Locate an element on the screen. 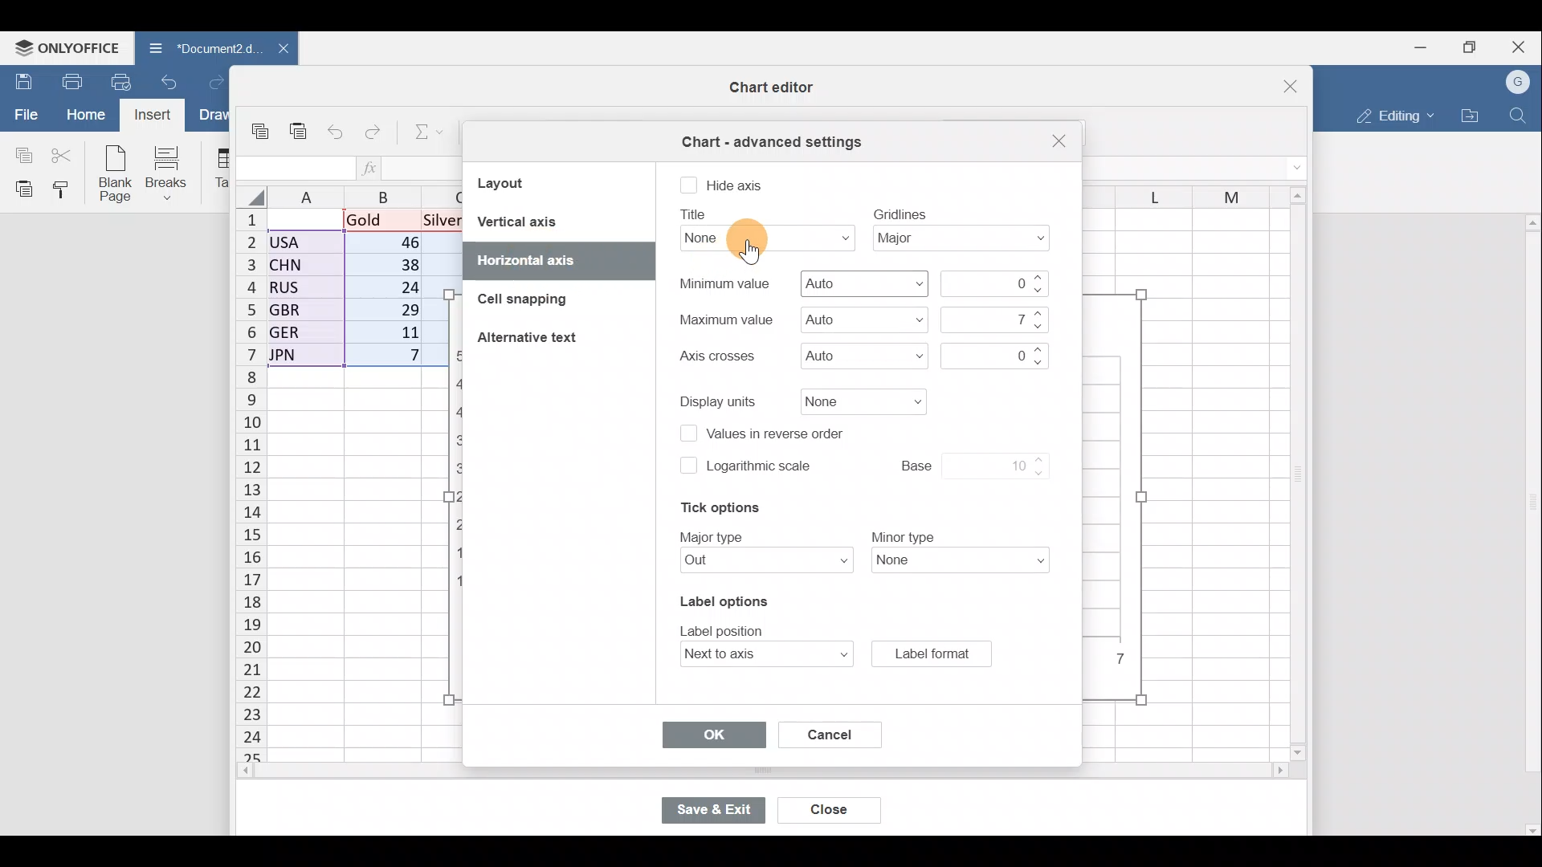  Insert function is located at coordinates (371, 168).